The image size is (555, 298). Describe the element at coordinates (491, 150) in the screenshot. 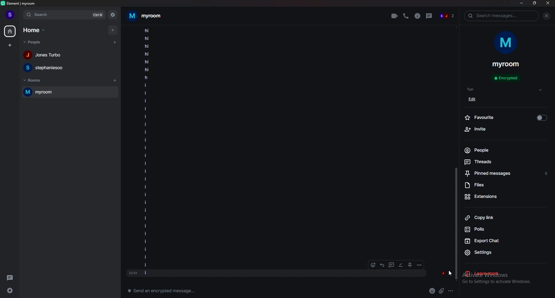

I see `people` at that location.